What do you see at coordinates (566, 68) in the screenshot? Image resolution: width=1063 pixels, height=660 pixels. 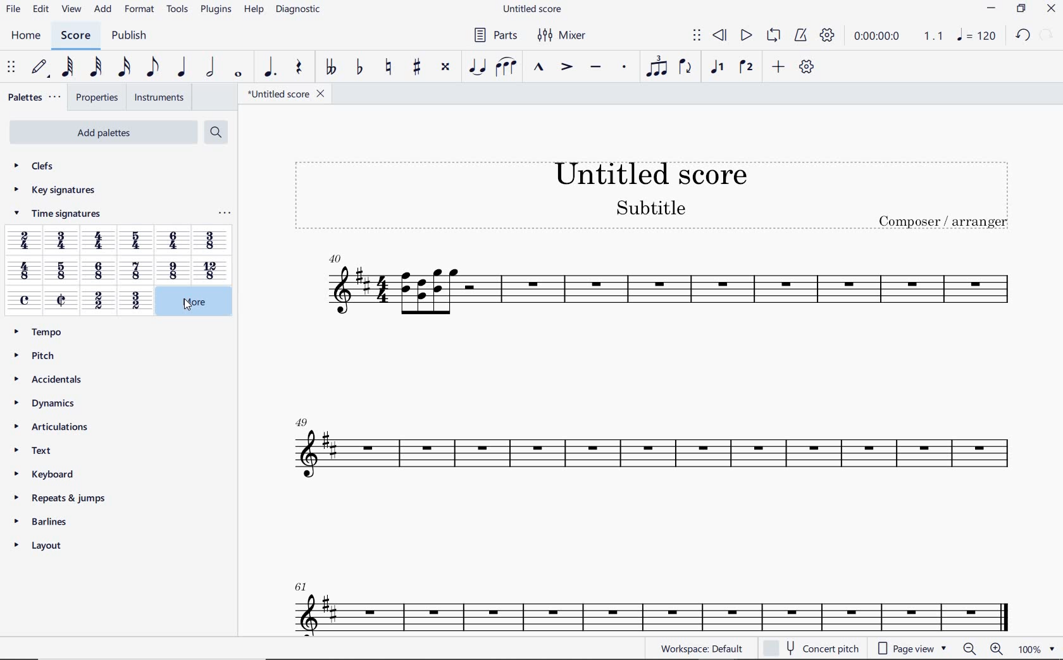 I see `ACCENT` at bounding box center [566, 68].